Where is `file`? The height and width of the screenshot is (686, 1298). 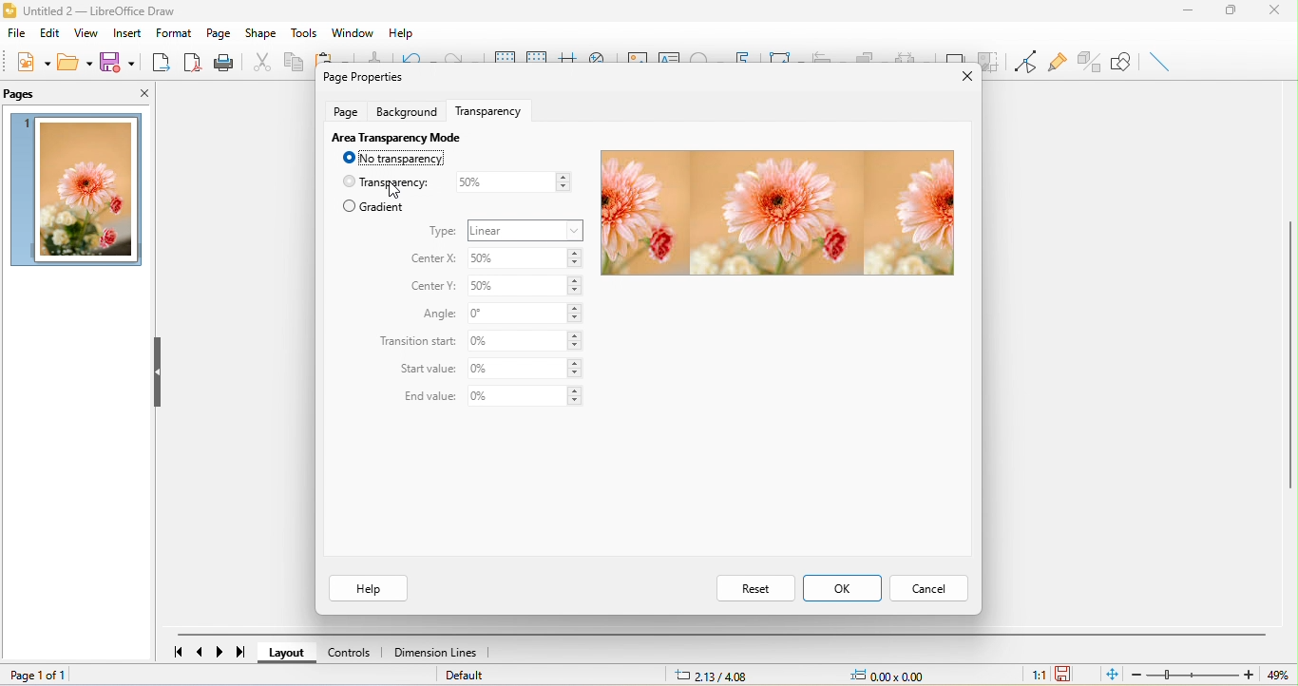
file is located at coordinates (18, 33).